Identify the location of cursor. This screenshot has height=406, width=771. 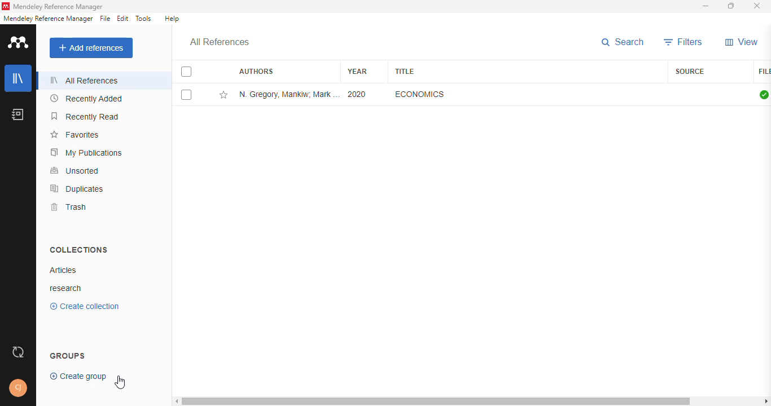
(120, 382).